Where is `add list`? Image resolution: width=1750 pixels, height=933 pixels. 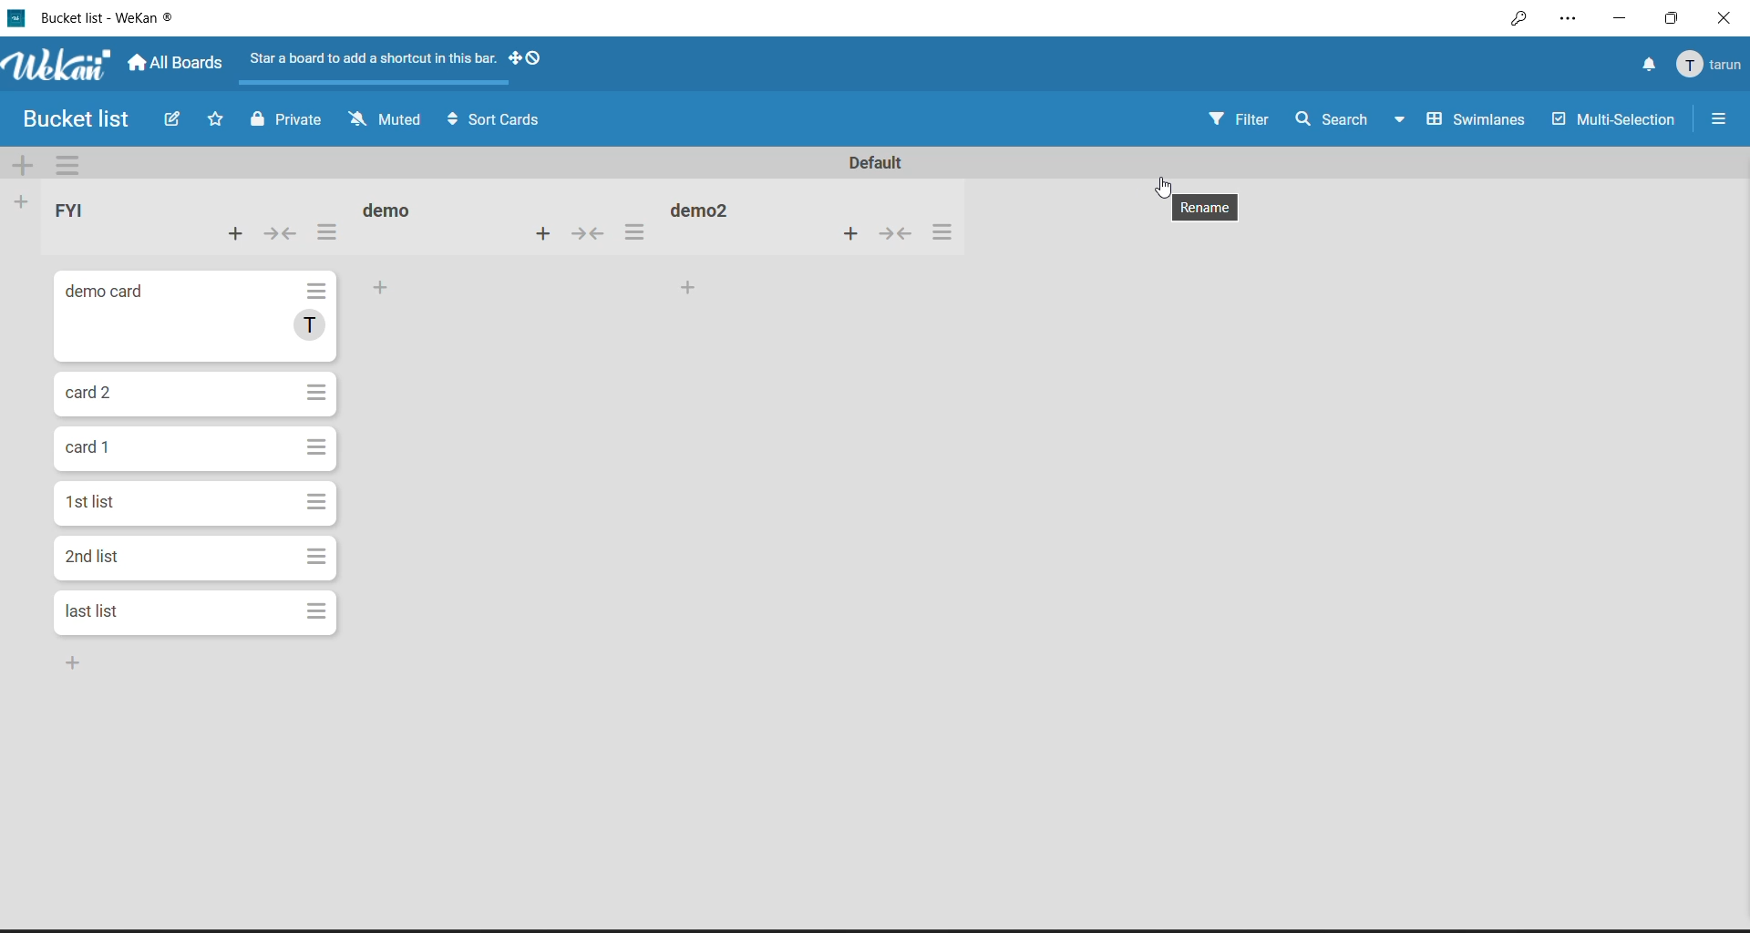 add list is located at coordinates (26, 202).